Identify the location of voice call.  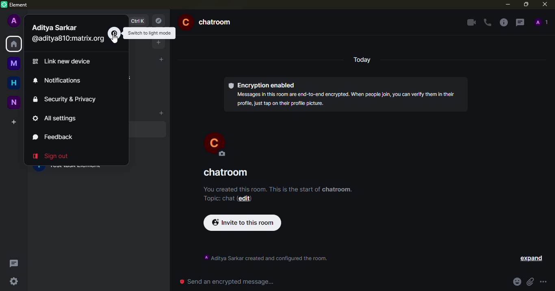
(487, 22).